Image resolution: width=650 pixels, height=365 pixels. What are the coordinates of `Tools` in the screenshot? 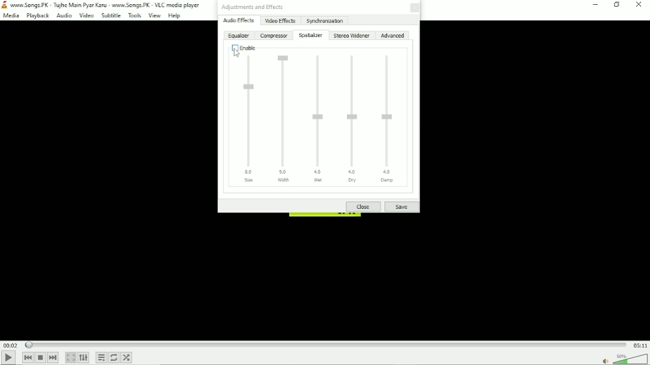 It's located at (135, 16).